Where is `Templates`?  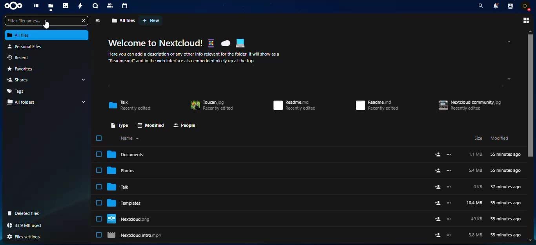
Templates is located at coordinates (268, 202).